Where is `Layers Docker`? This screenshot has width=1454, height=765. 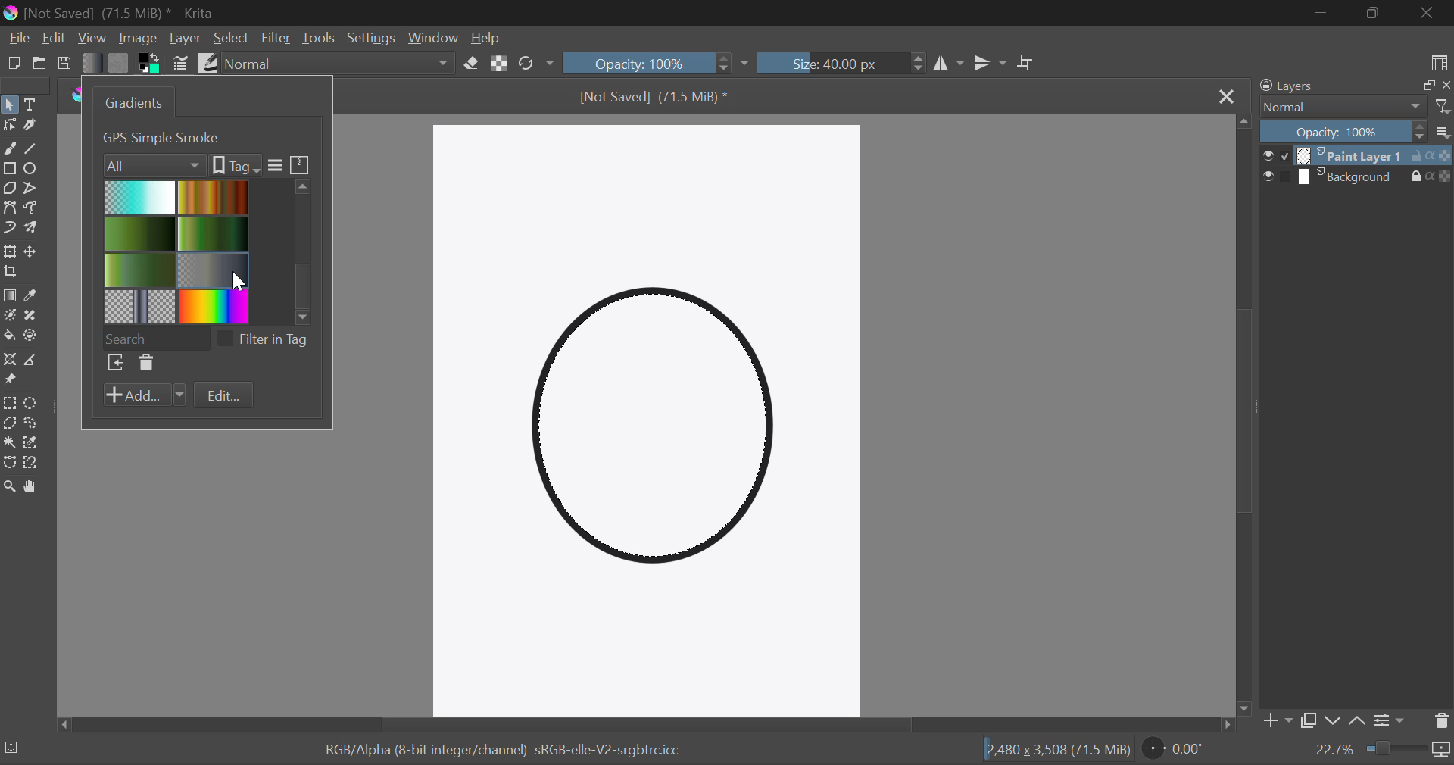
Layers Docker is located at coordinates (1300, 86).